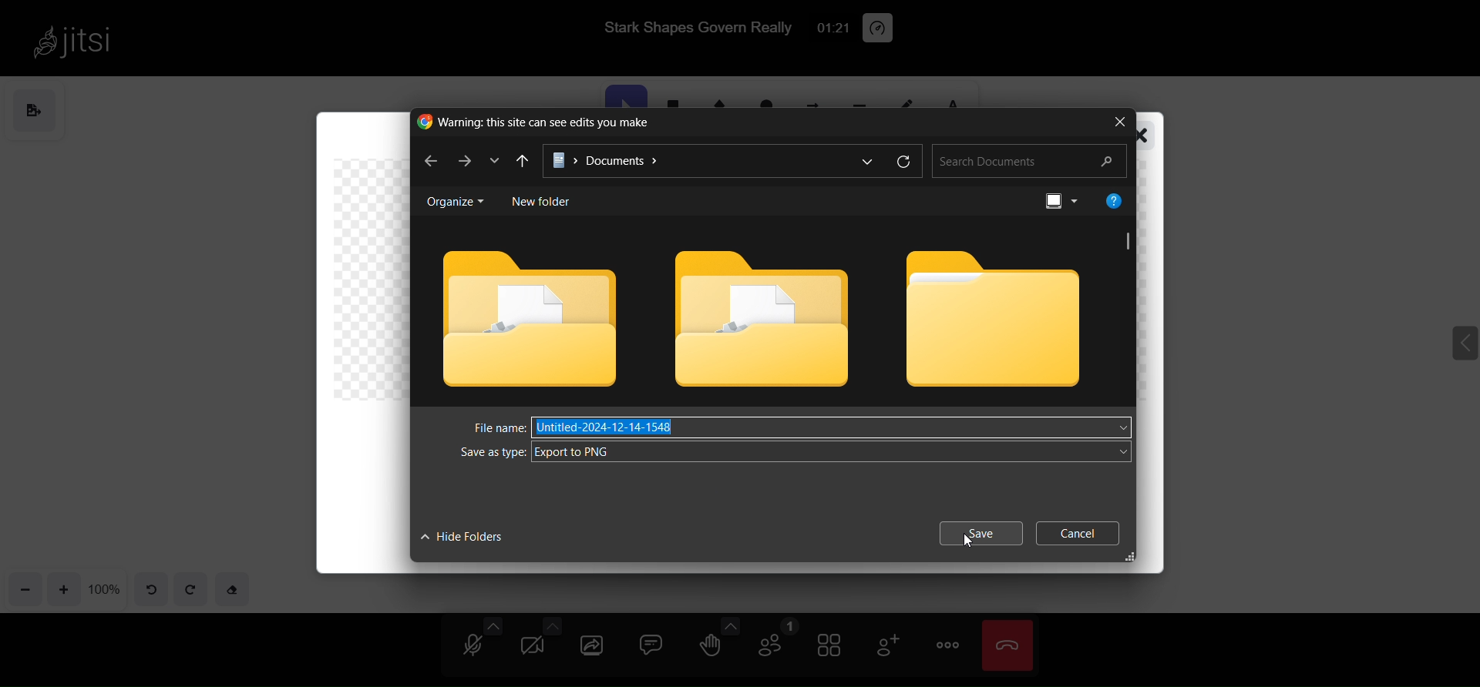 This screenshot has height=687, width=1480. I want to click on scroll bar, so click(1125, 245).